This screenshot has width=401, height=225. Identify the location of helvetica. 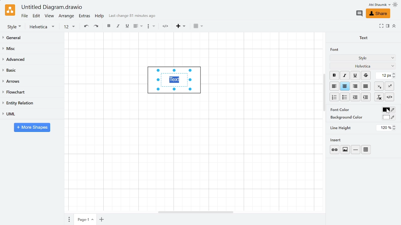
(43, 27).